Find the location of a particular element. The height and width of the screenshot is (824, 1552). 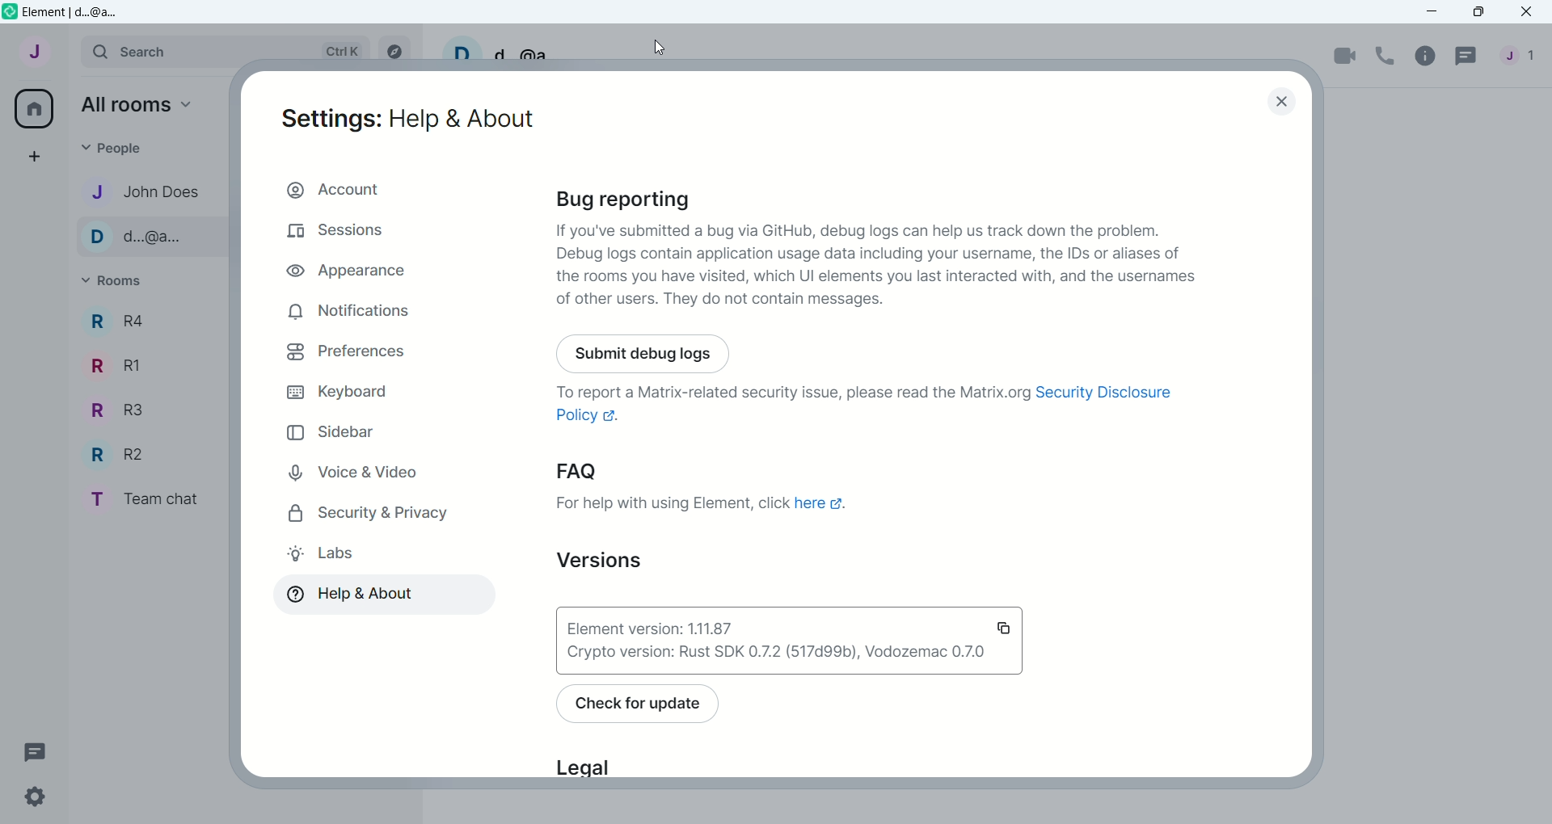

Sessions is located at coordinates (341, 233).